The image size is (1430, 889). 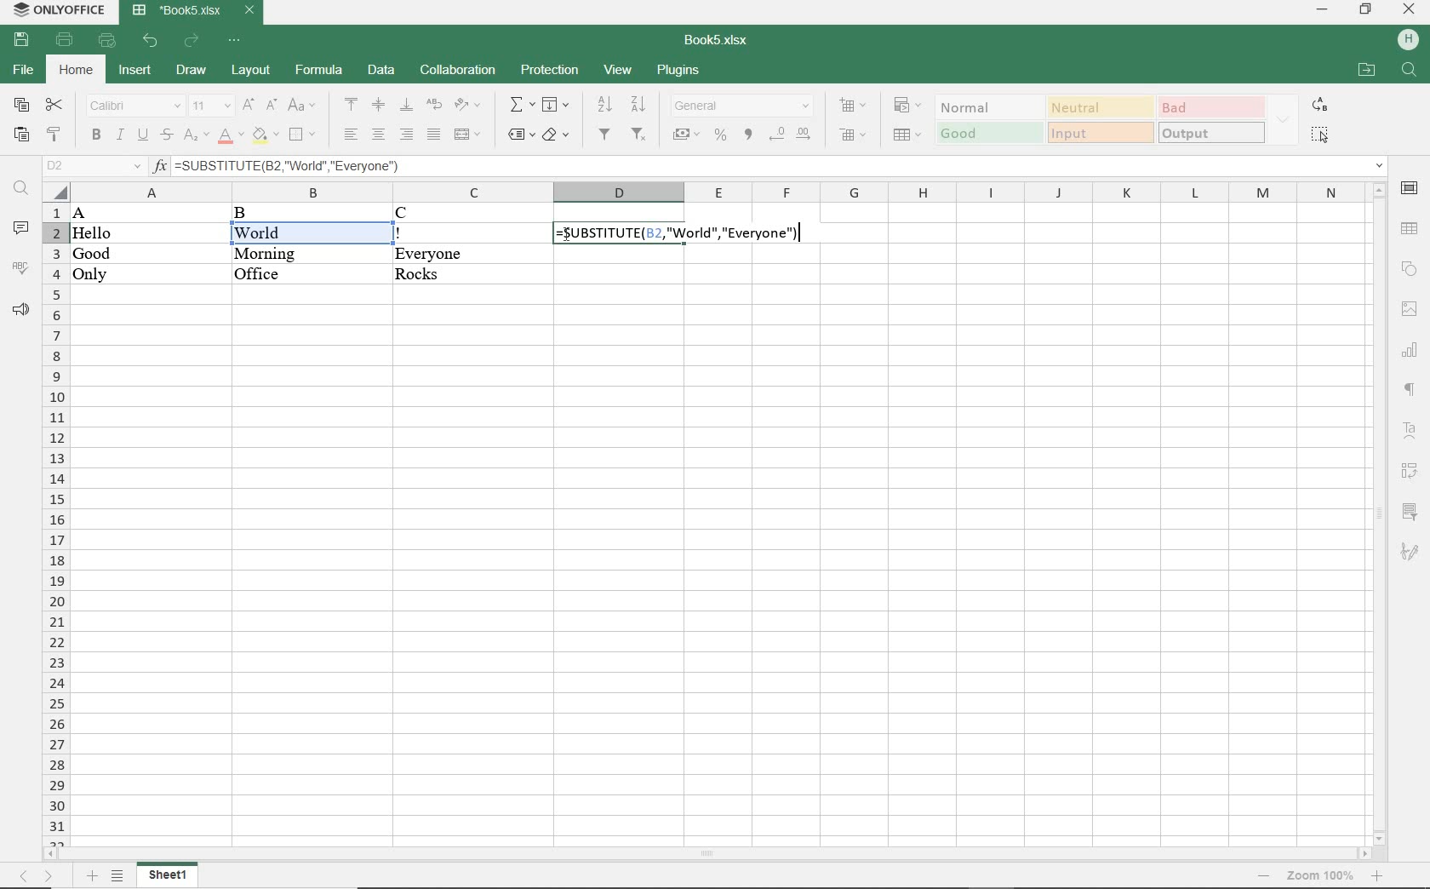 I want to click on align bottom, so click(x=408, y=105).